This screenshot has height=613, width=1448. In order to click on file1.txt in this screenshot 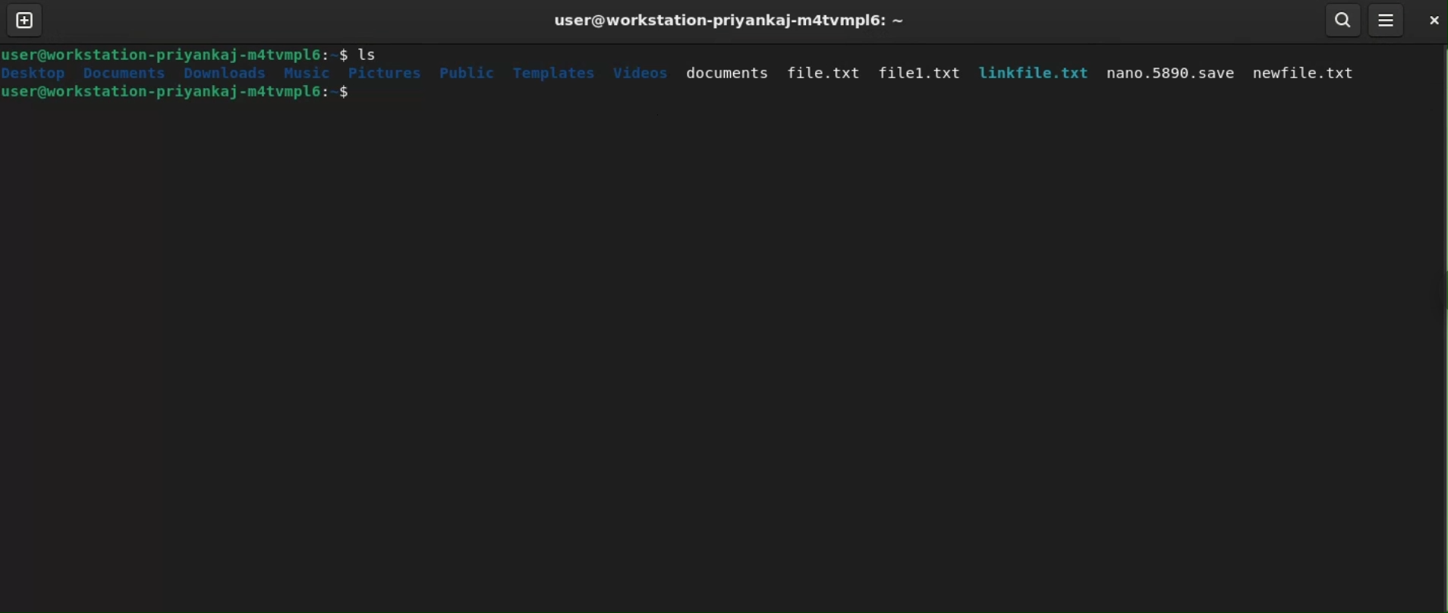, I will do `click(918, 72)`.